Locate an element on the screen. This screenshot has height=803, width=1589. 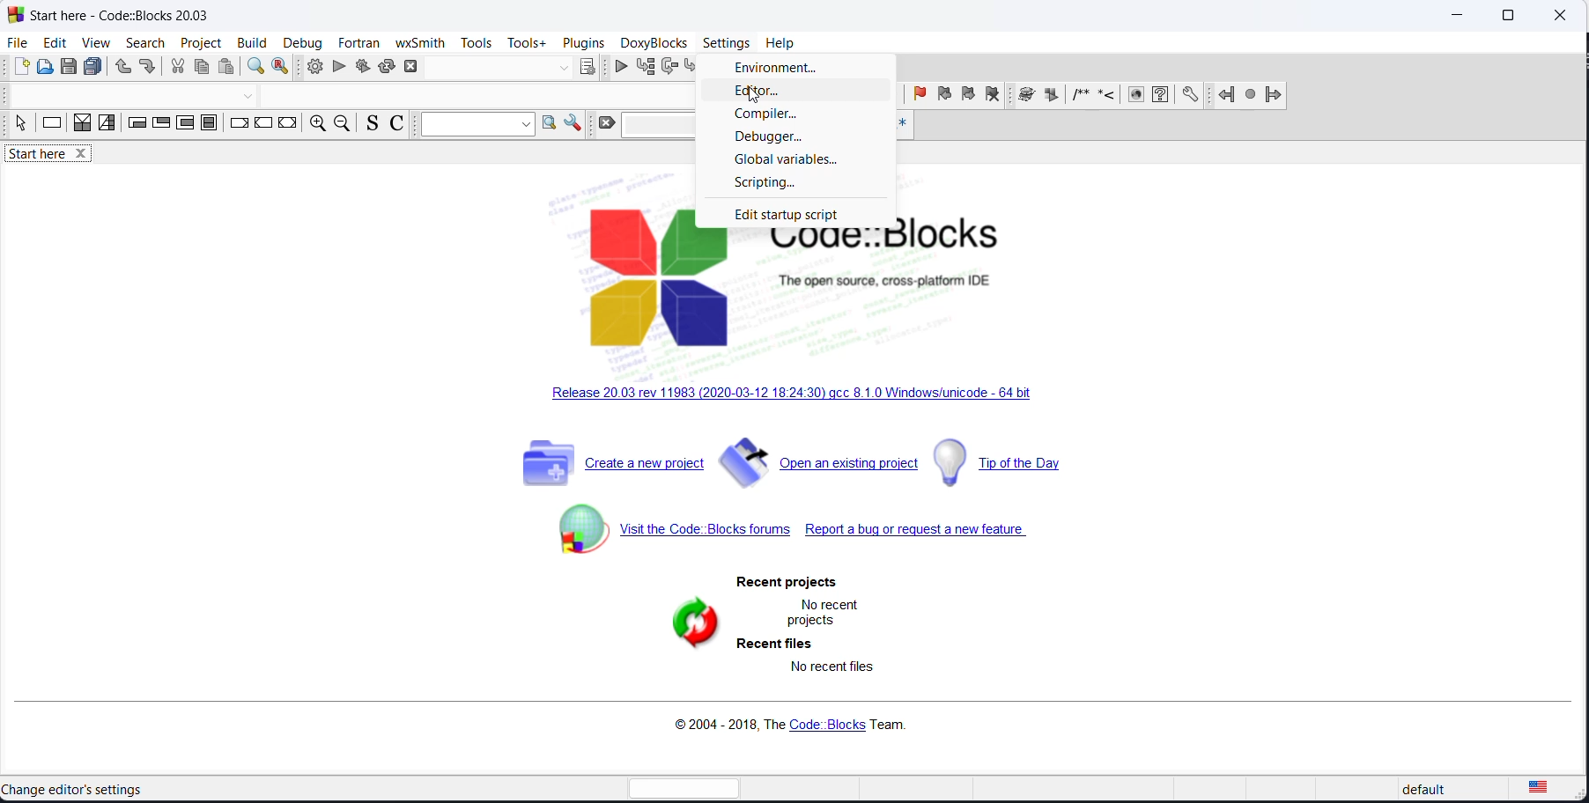
jump back is located at coordinates (1225, 95).